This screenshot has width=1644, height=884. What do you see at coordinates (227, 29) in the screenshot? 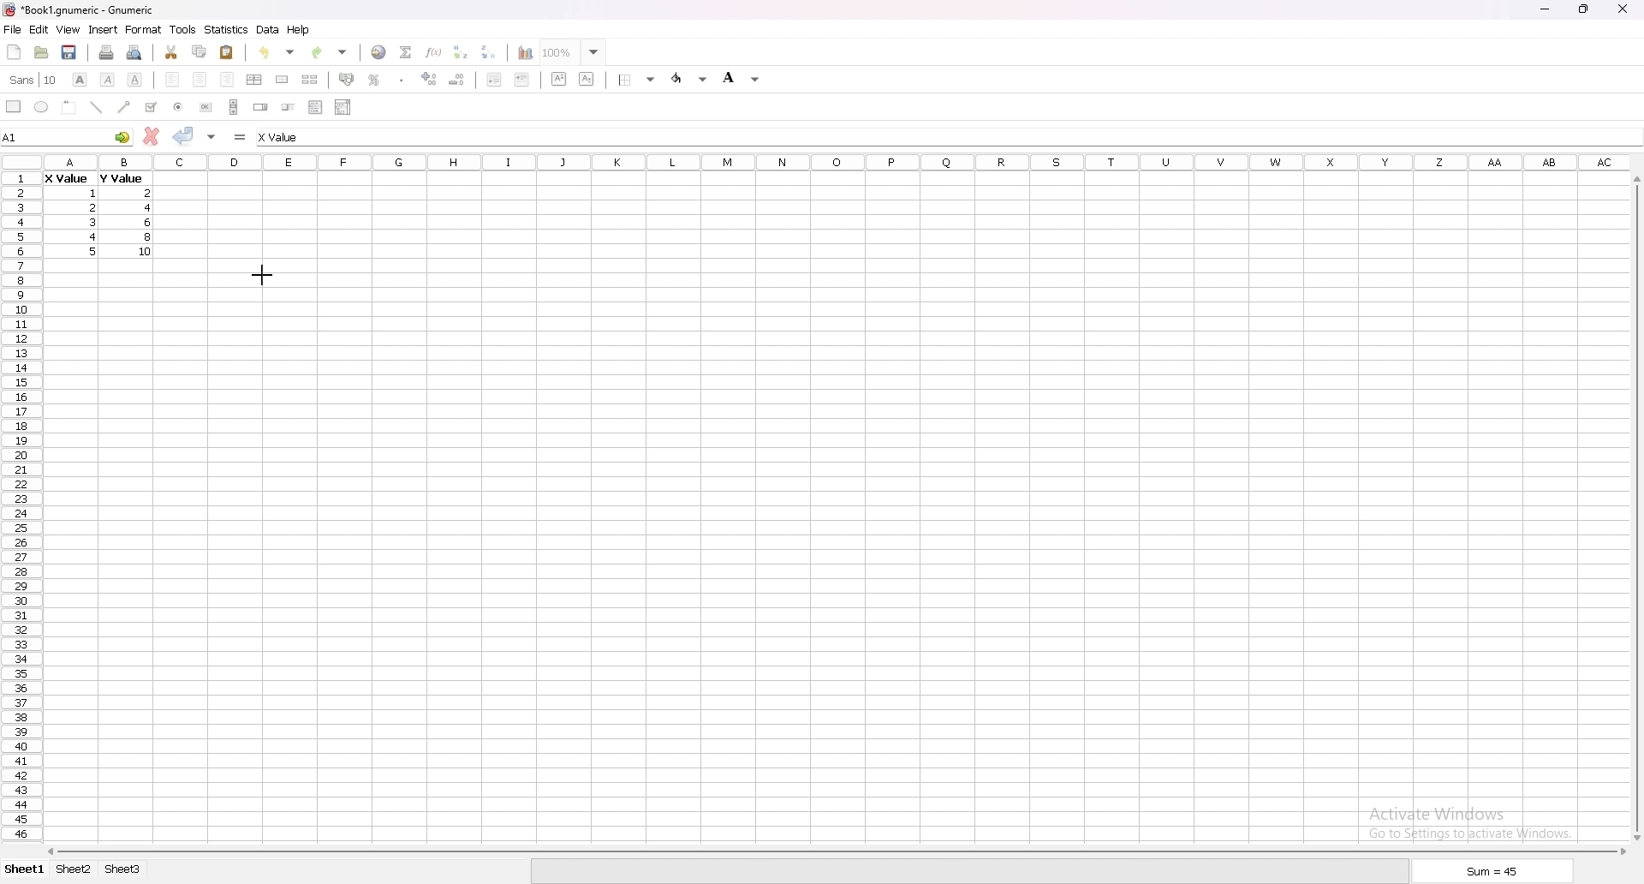
I see `statistics` at bounding box center [227, 29].